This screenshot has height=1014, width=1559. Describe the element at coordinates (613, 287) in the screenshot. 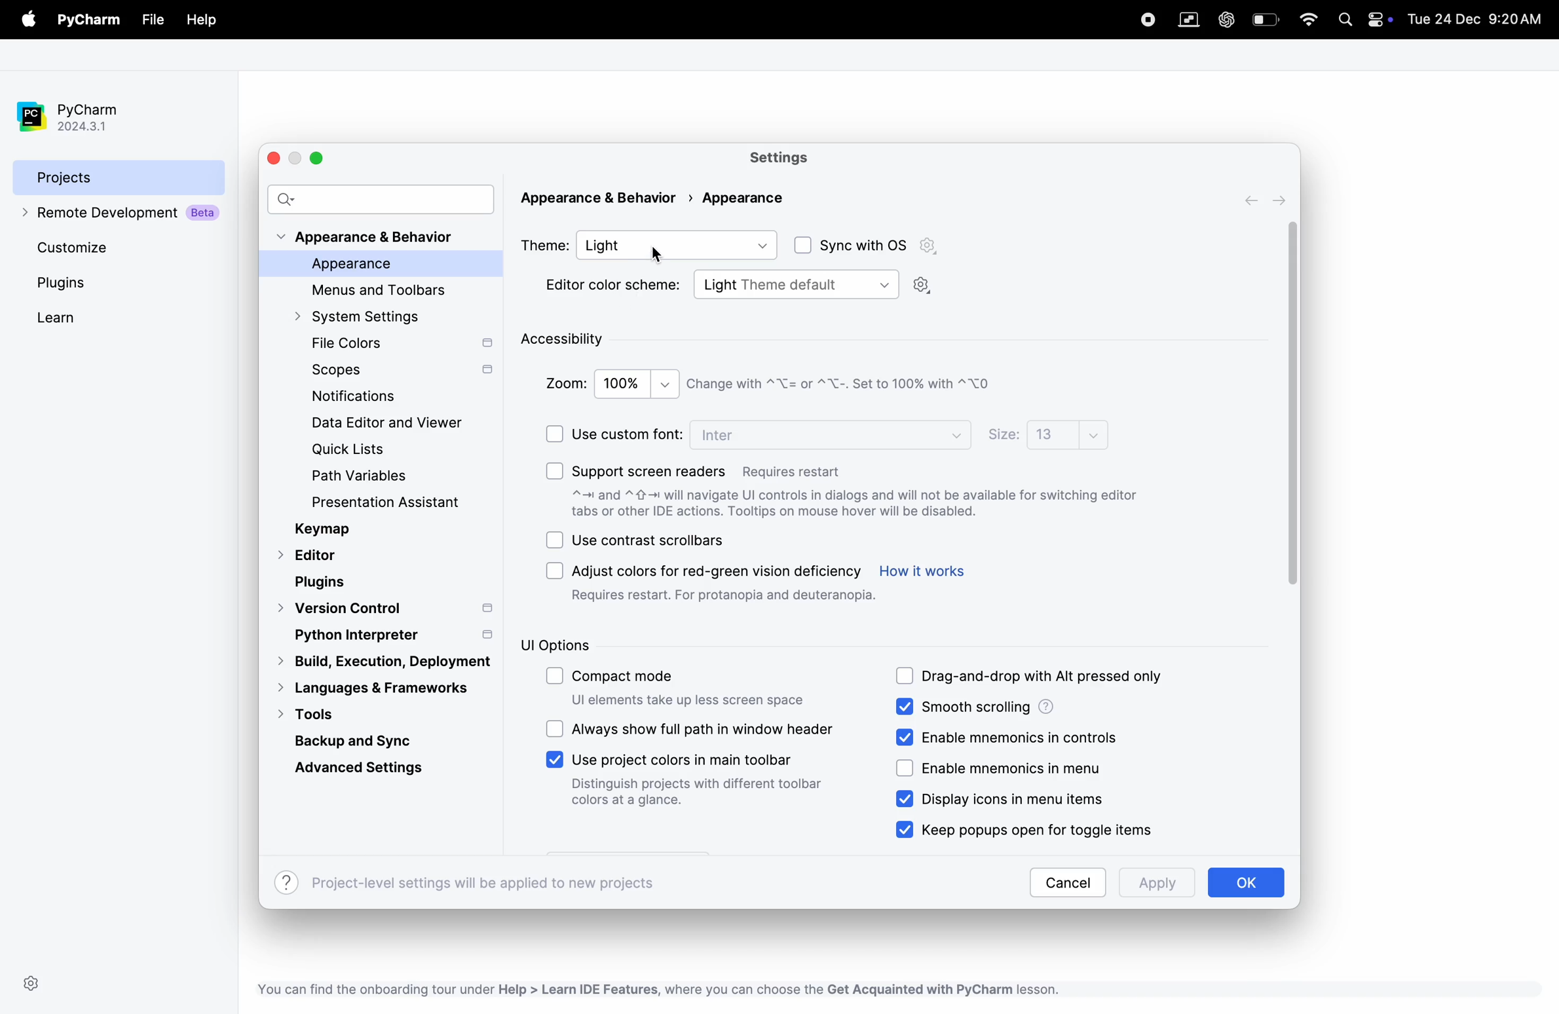

I see `editor color scheme` at that location.